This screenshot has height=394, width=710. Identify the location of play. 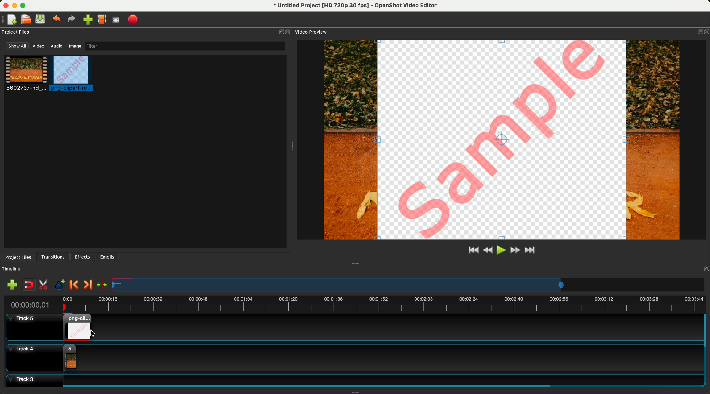
(501, 250).